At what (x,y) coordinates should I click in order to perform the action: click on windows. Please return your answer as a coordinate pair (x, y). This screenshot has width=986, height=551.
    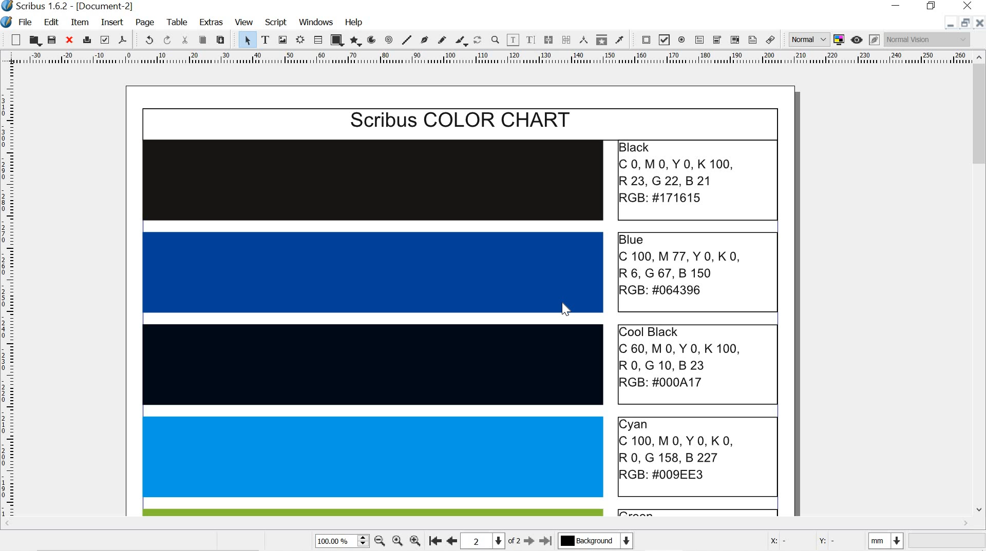
    Looking at the image, I should click on (316, 22).